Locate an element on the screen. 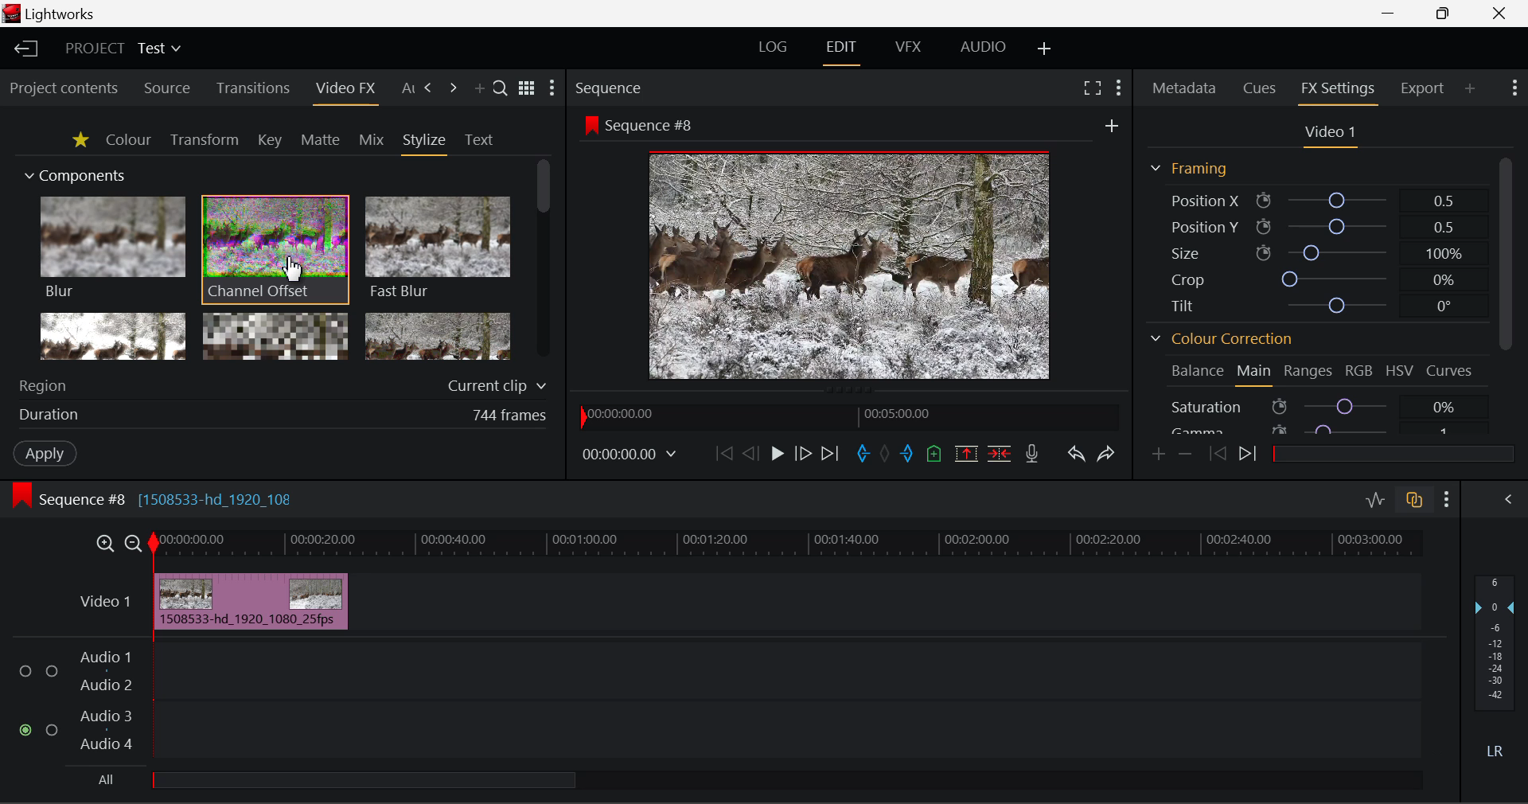  all is located at coordinates (401, 783).